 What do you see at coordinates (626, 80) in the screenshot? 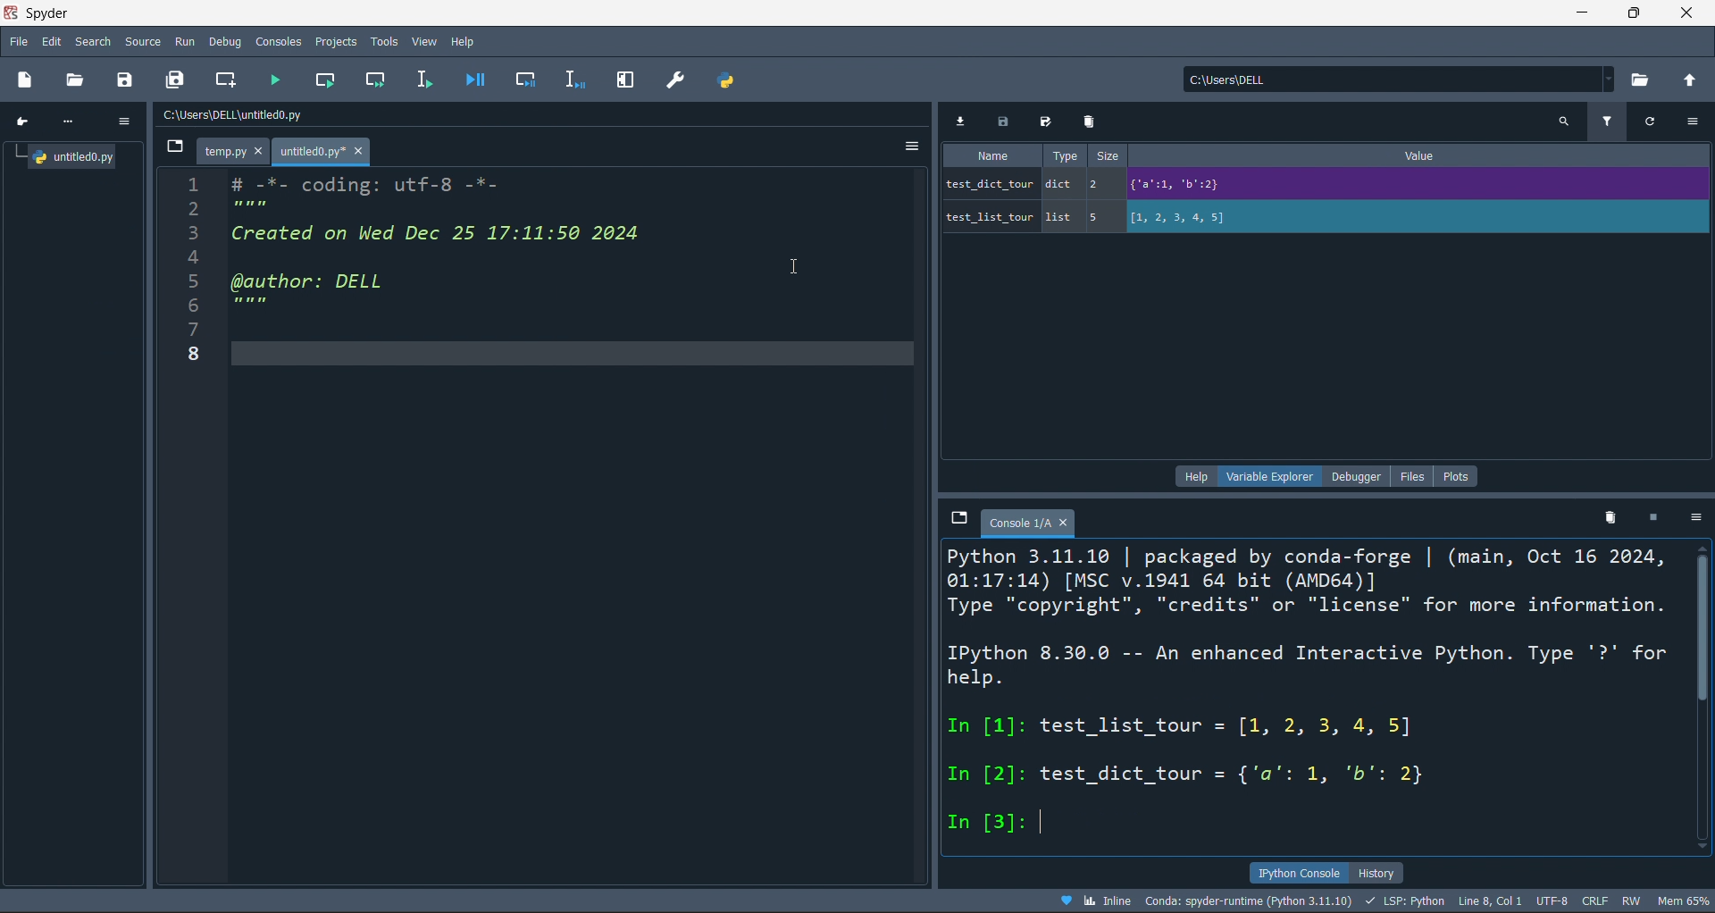
I see `expand pane` at bounding box center [626, 80].